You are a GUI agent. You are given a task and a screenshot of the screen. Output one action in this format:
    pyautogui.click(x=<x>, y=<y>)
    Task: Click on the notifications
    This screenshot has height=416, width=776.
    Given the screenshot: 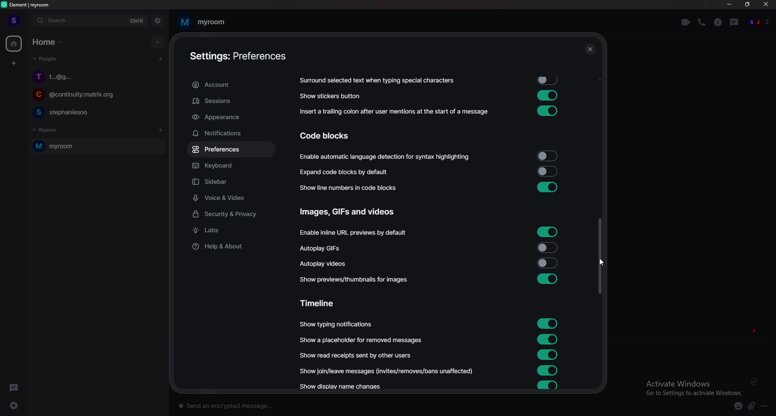 What is the action you would take?
    pyautogui.click(x=229, y=133)
    